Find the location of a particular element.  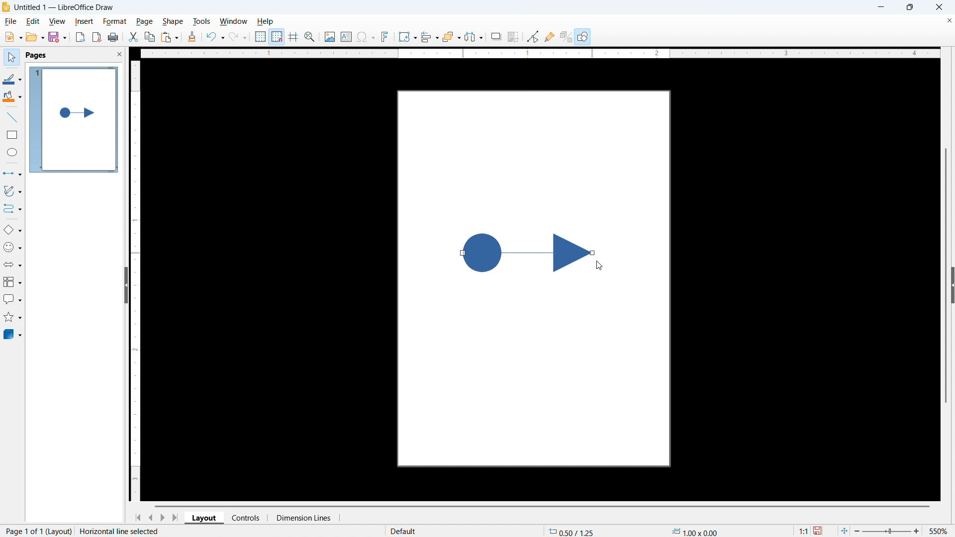

Shadow  is located at coordinates (496, 36).